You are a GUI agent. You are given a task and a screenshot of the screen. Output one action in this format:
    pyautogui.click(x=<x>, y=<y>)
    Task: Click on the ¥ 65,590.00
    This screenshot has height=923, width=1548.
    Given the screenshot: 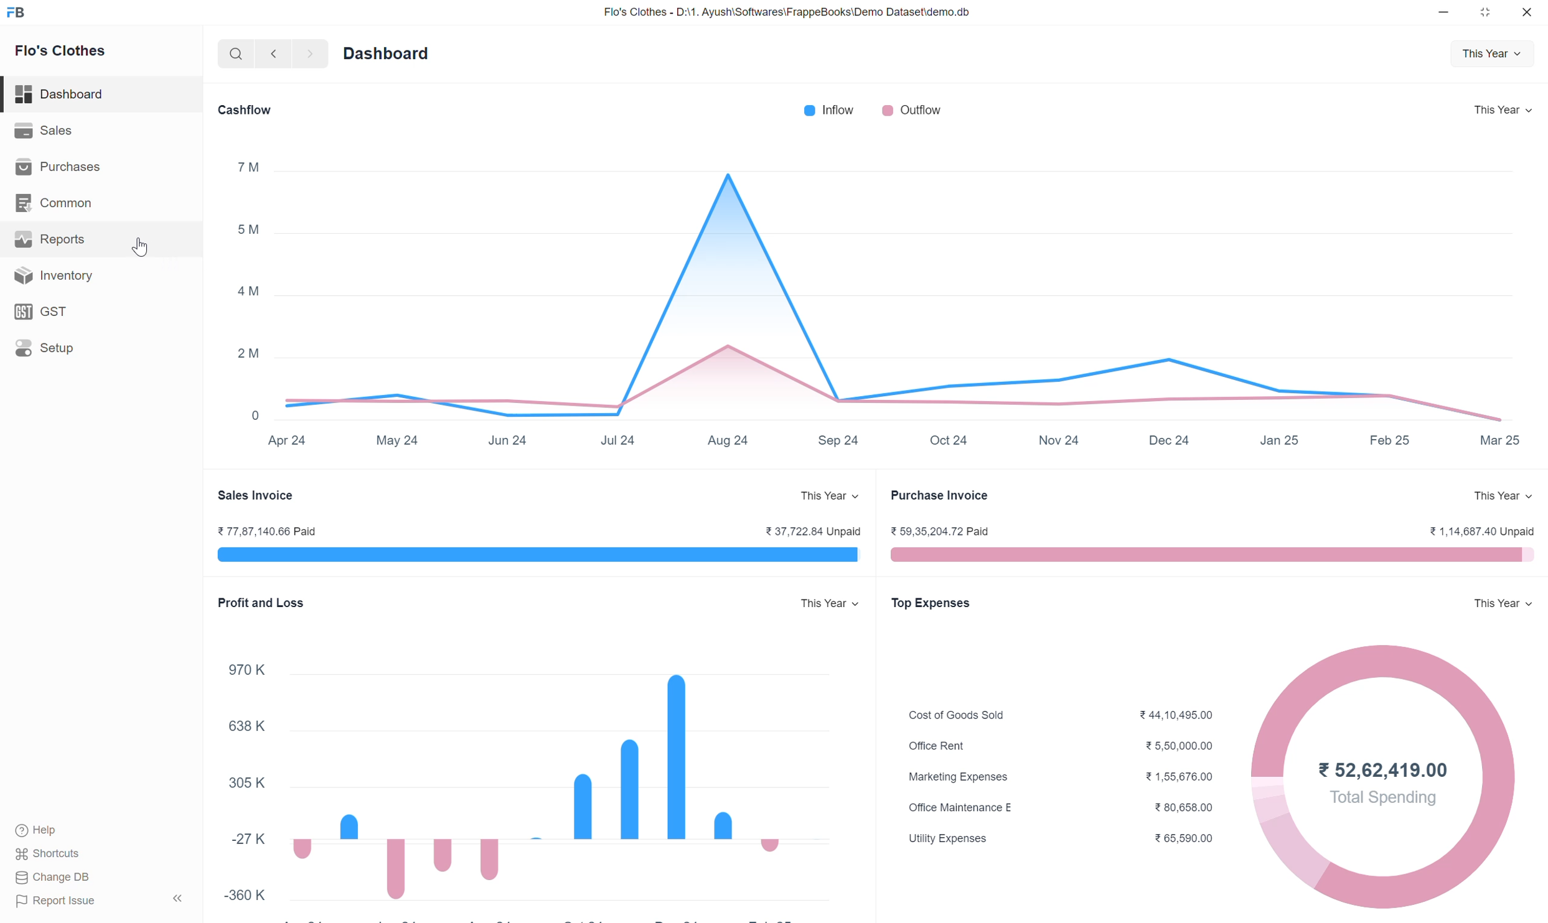 What is the action you would take?
    pyautogui.click(x=1186, y=841)
    